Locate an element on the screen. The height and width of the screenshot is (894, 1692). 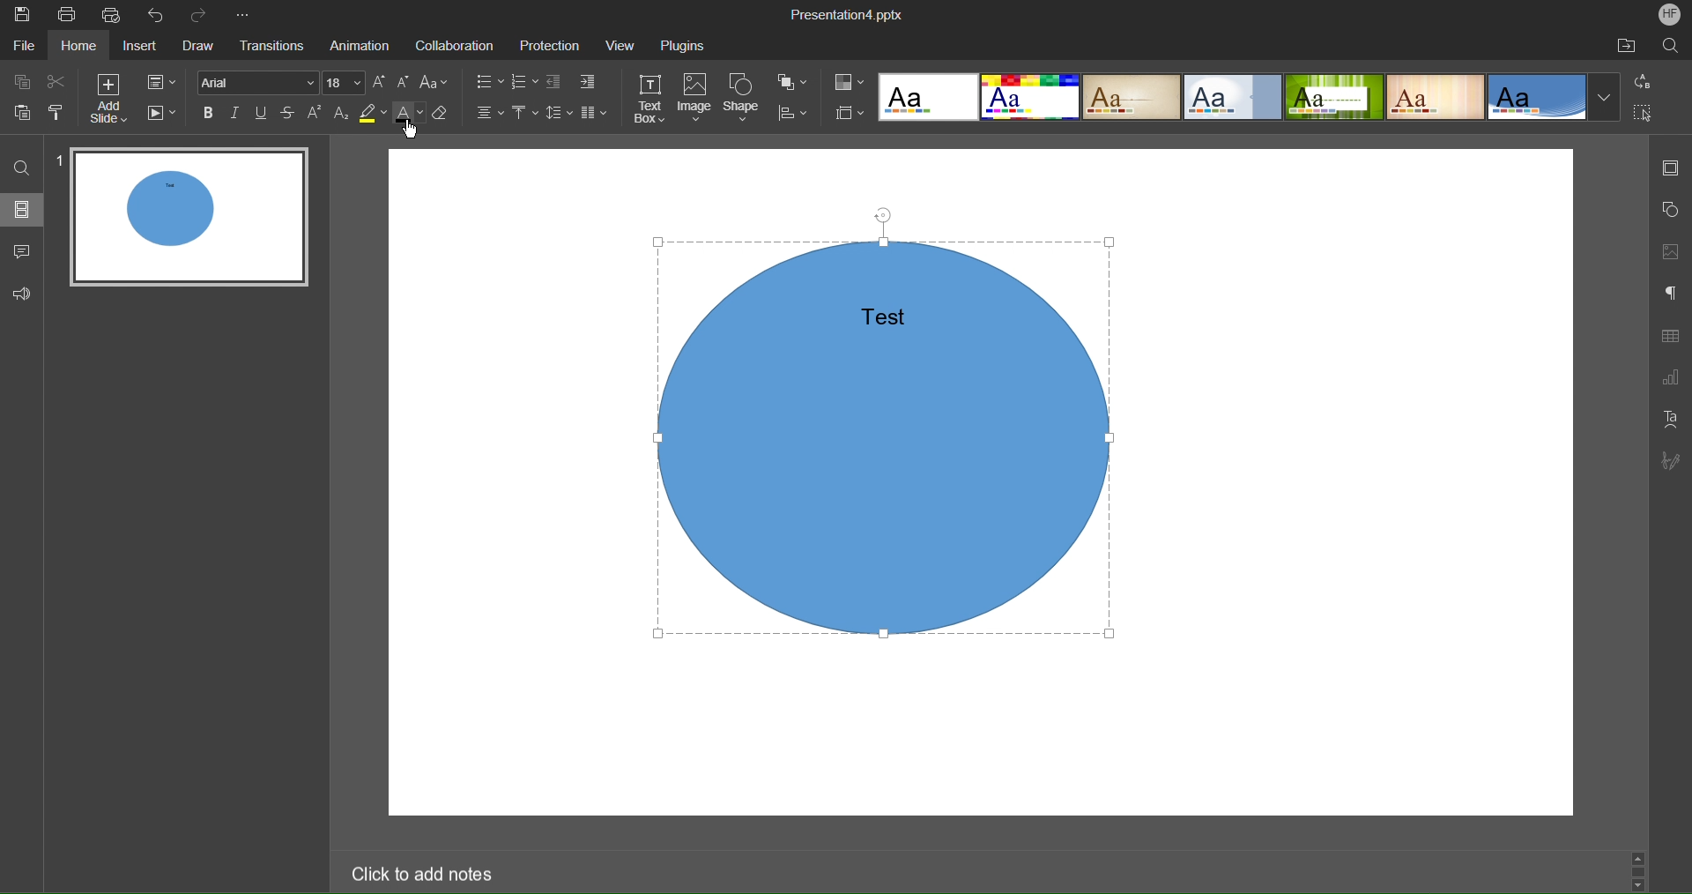
Indents is located at coordinates (577, 83).